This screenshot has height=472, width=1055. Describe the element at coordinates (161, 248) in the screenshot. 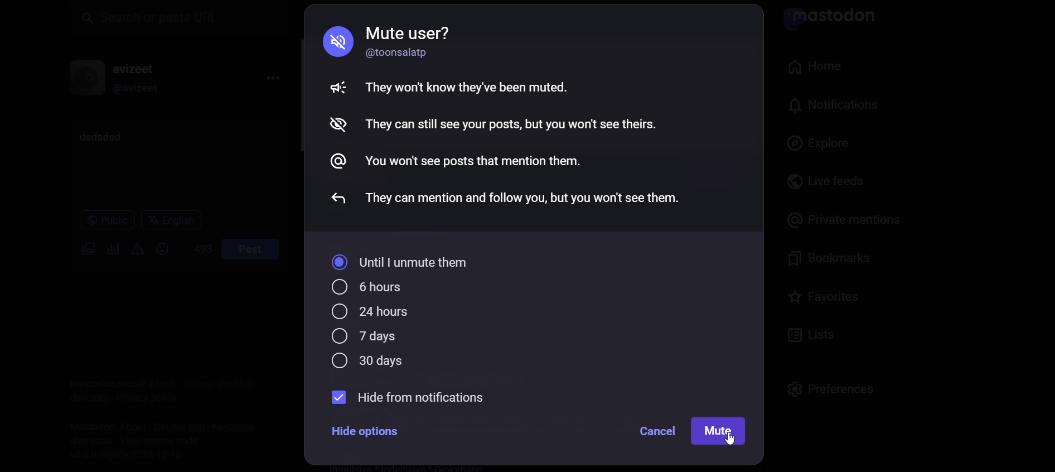

I see `add emoji` at that location.